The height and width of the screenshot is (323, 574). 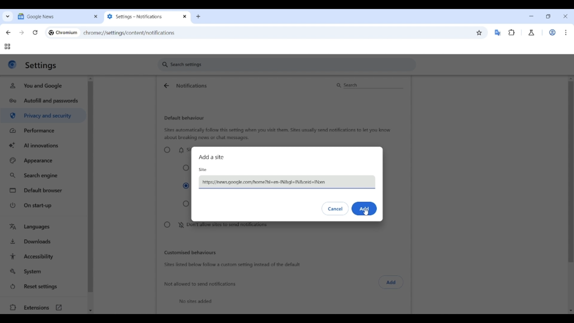 What do you see at coordinates (184, 118) in the screenshot?
I see `Default behaviour` at bounding box center [184, 118].